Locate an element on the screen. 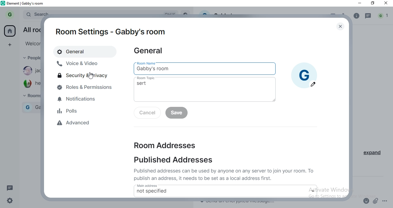 This screenshot has width=393, height=208. settings is located at coordinates (12, 200).